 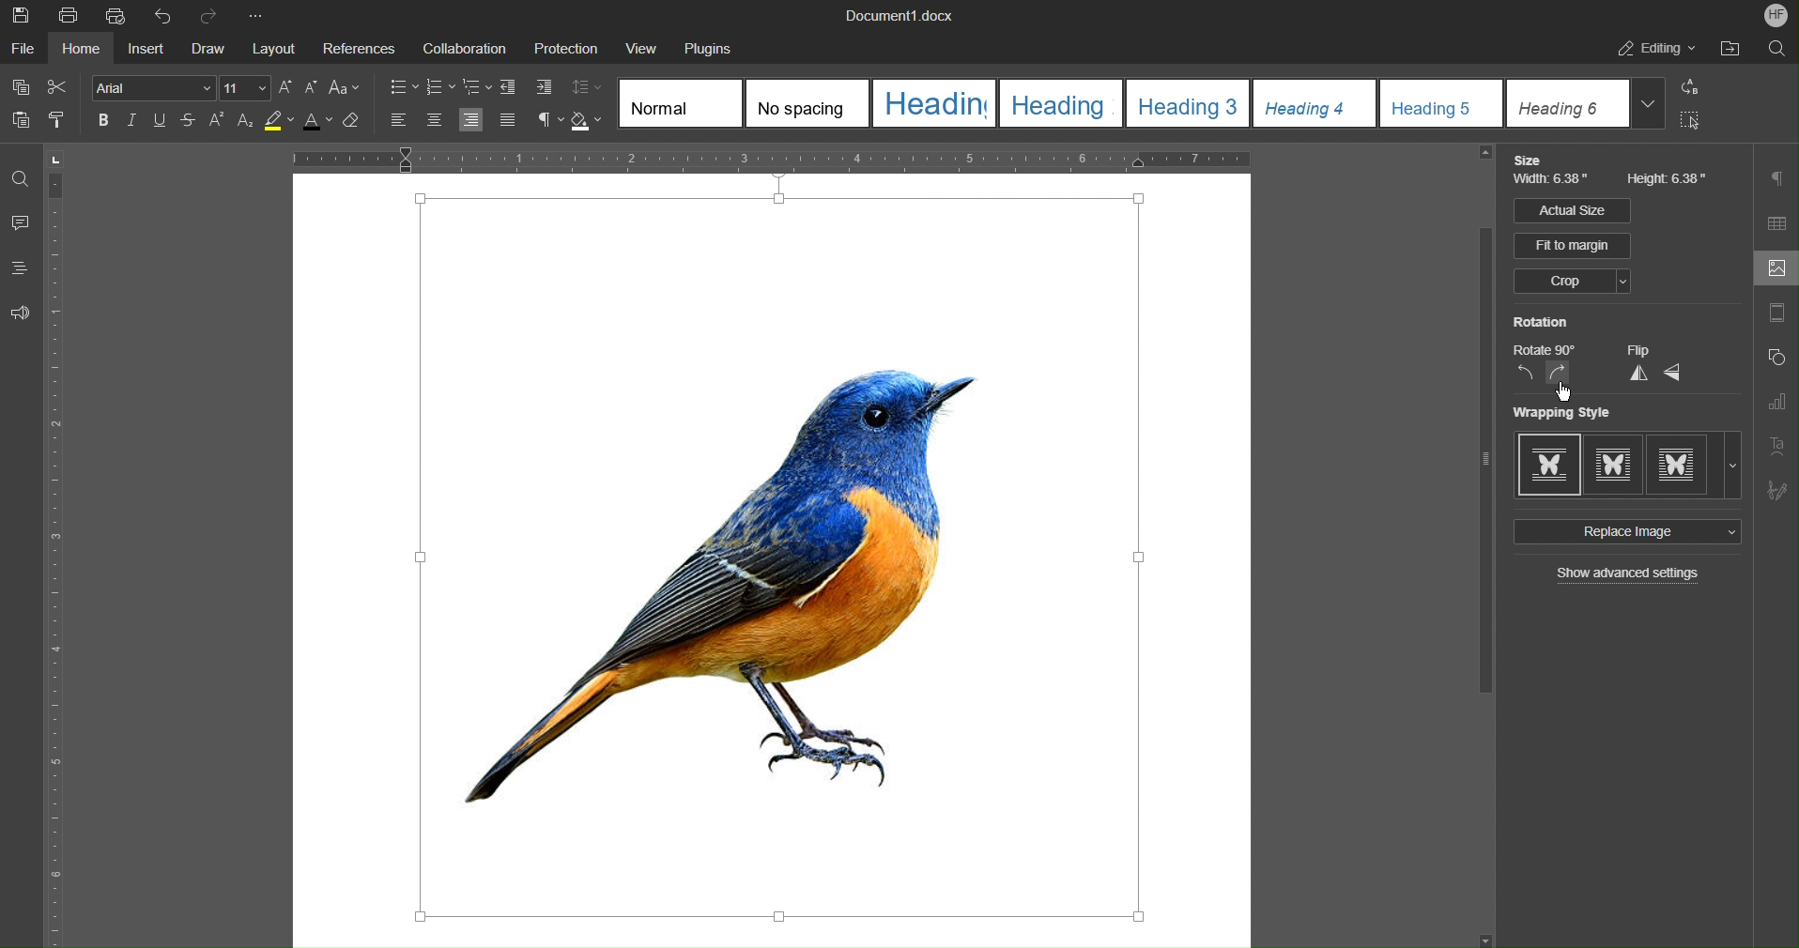 What do you see at coordinates (1776, 314) in the screenshot?
I see `margins settings` at bounding box center [1776, 314].